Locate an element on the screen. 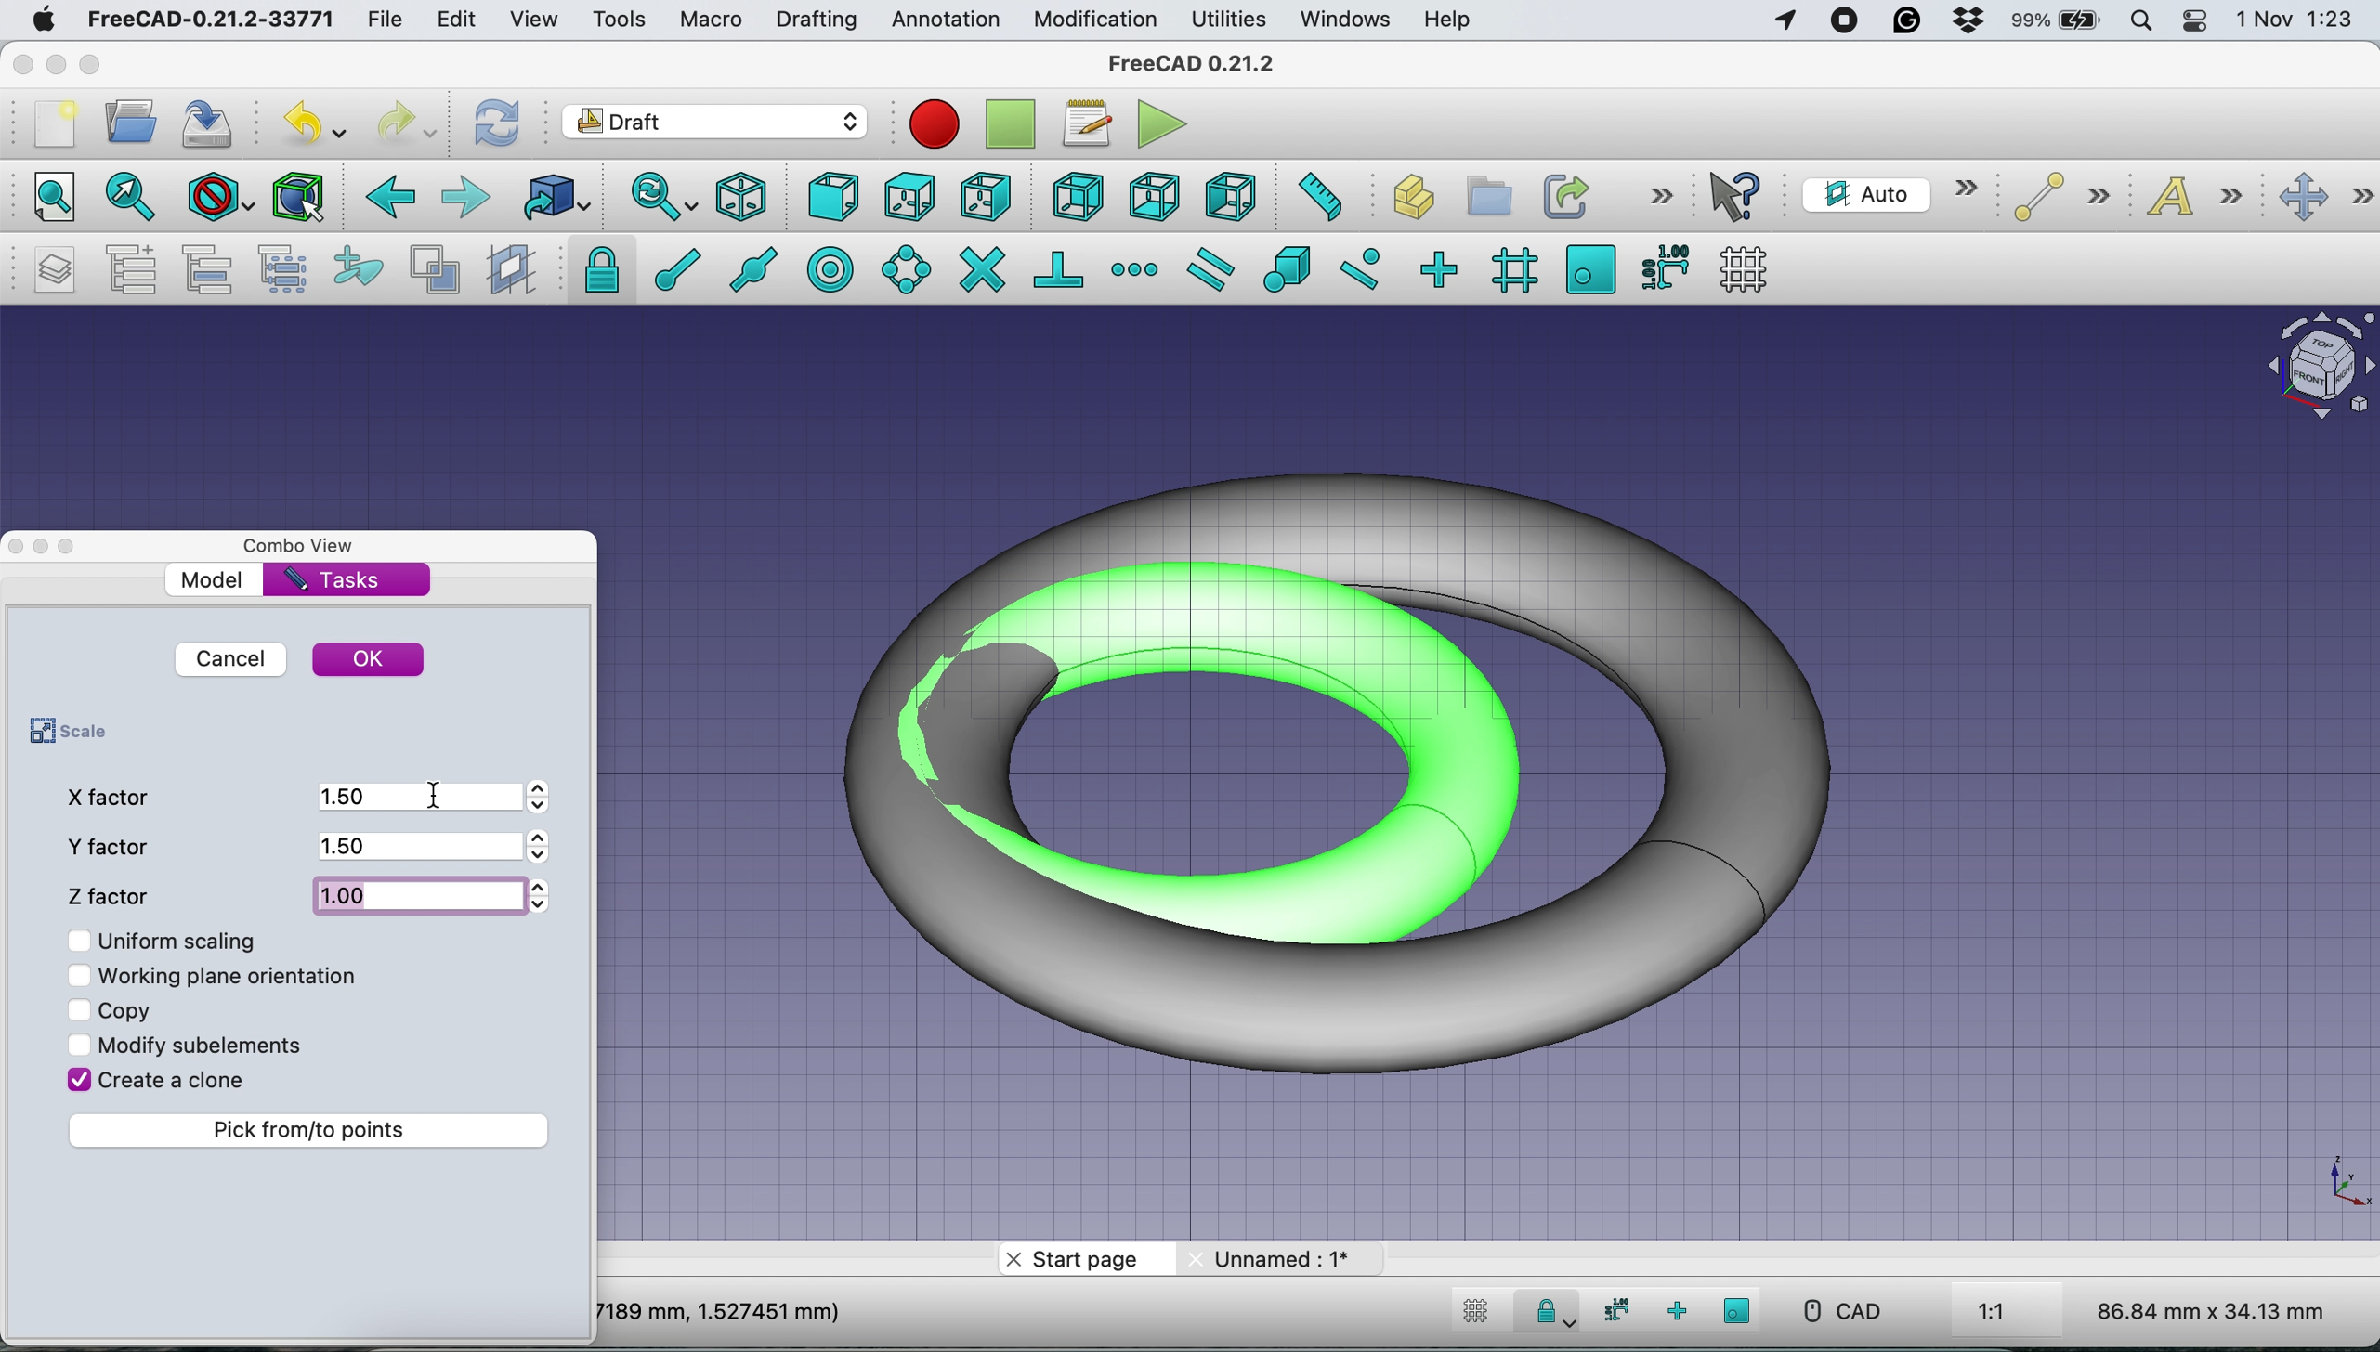 The image size is (2380, 1352). 1.5 is located at coordinates (414, 795).